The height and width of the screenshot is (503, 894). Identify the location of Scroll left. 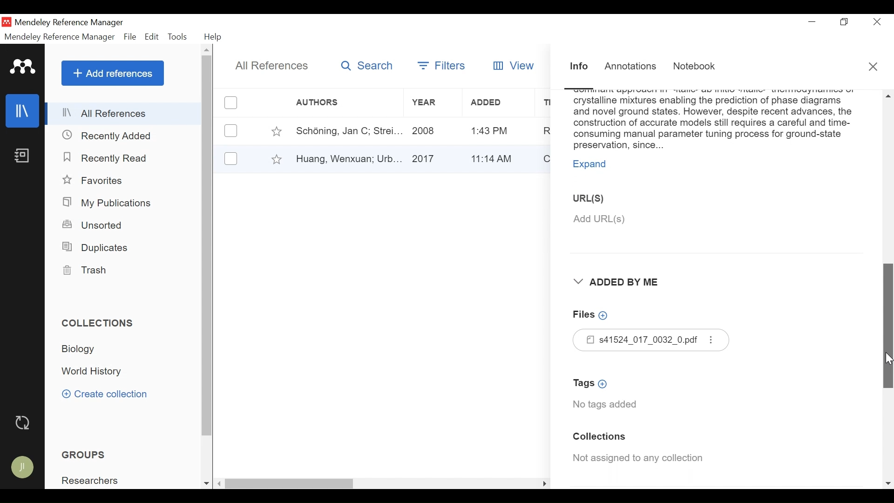
(220, 483).